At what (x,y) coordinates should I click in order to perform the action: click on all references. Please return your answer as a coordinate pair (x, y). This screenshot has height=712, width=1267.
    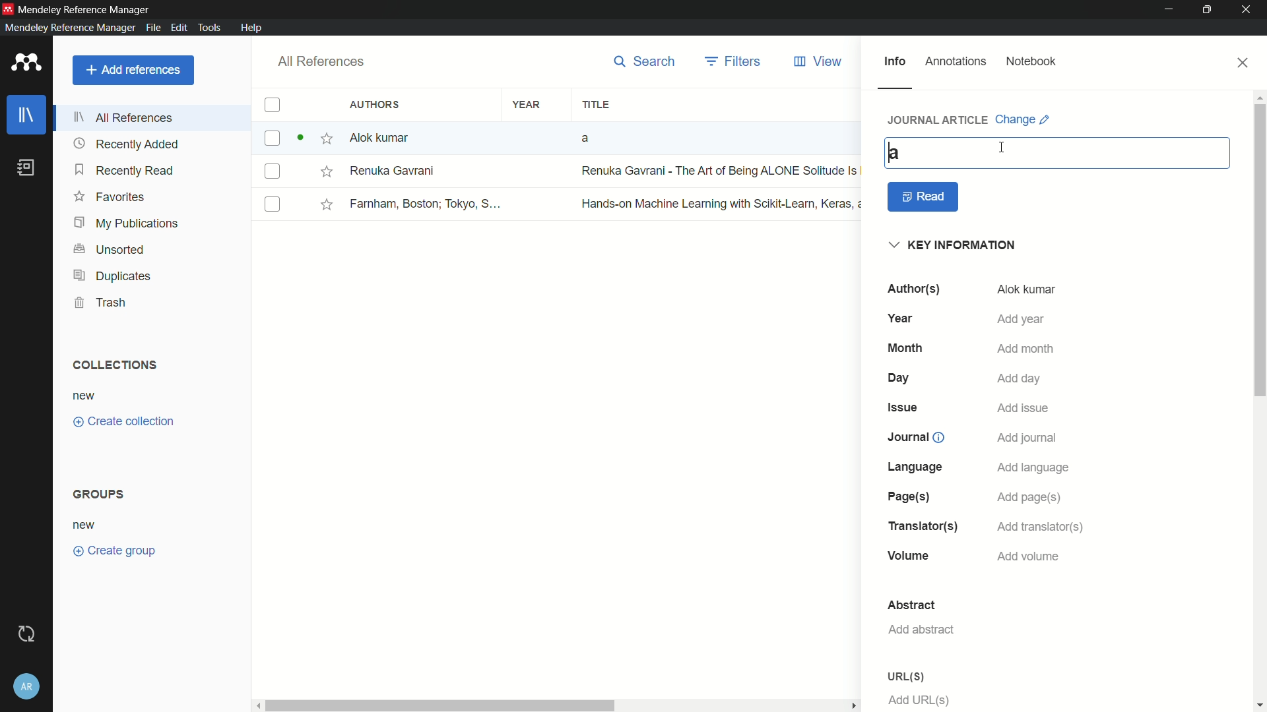
    Looking at the image, I should click on (125, 117).